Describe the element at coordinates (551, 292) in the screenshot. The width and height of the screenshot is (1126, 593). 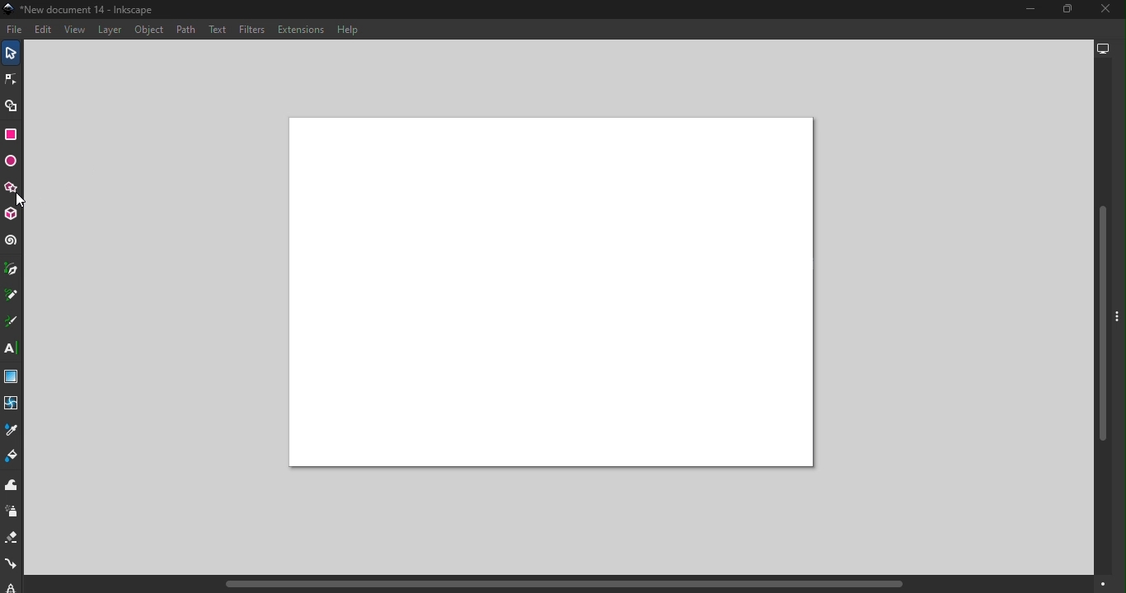
I see `Canvas` at that location.